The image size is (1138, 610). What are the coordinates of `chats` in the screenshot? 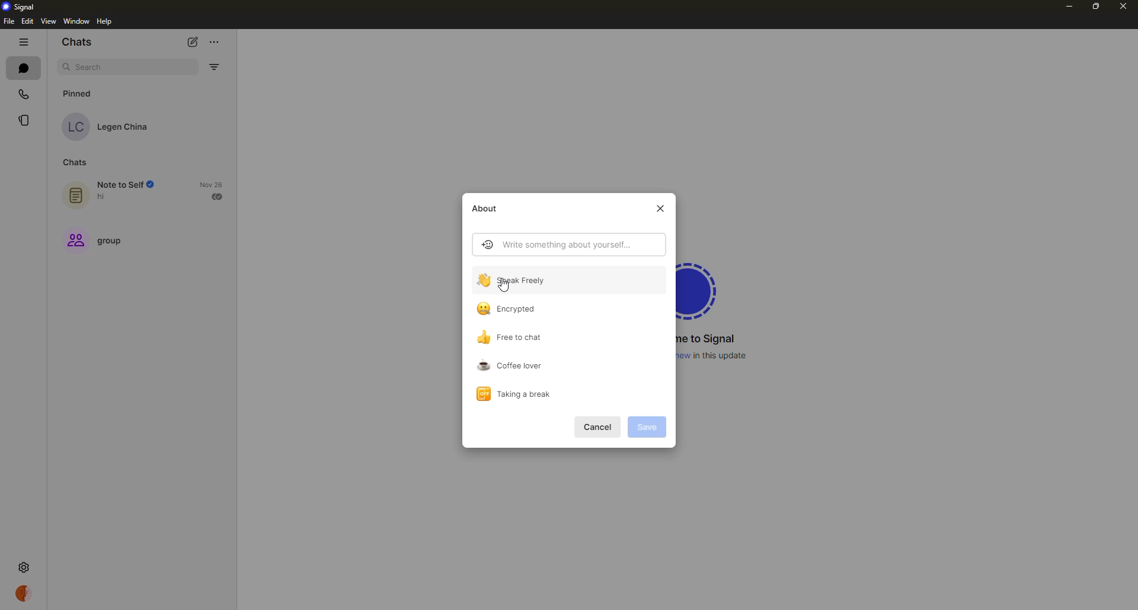 It's located at (73, 163).